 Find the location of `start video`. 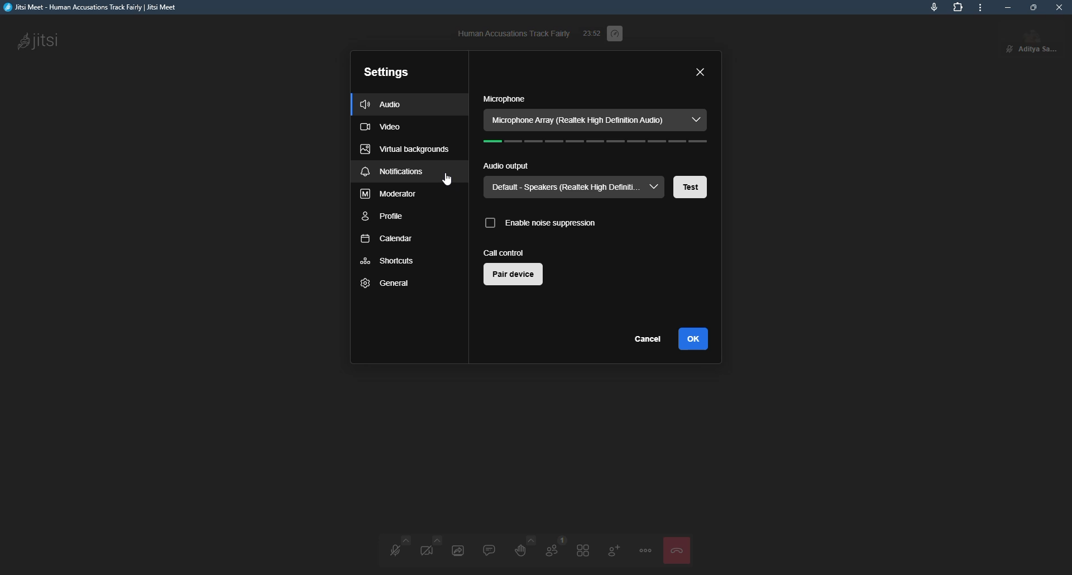

start video is located at coordinates (429, 548).